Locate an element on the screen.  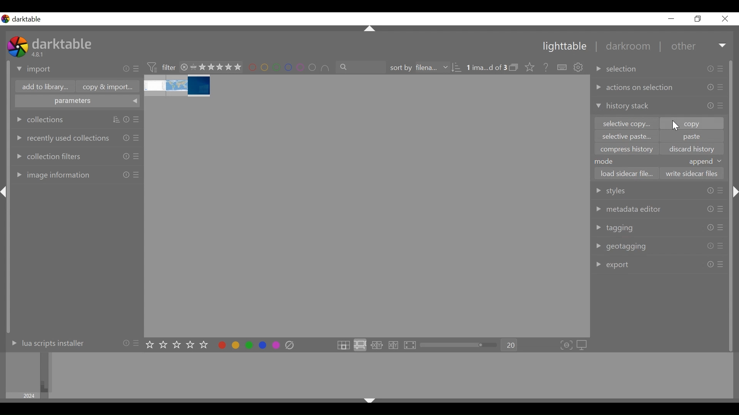
logo is located at coordinates (18, 46).